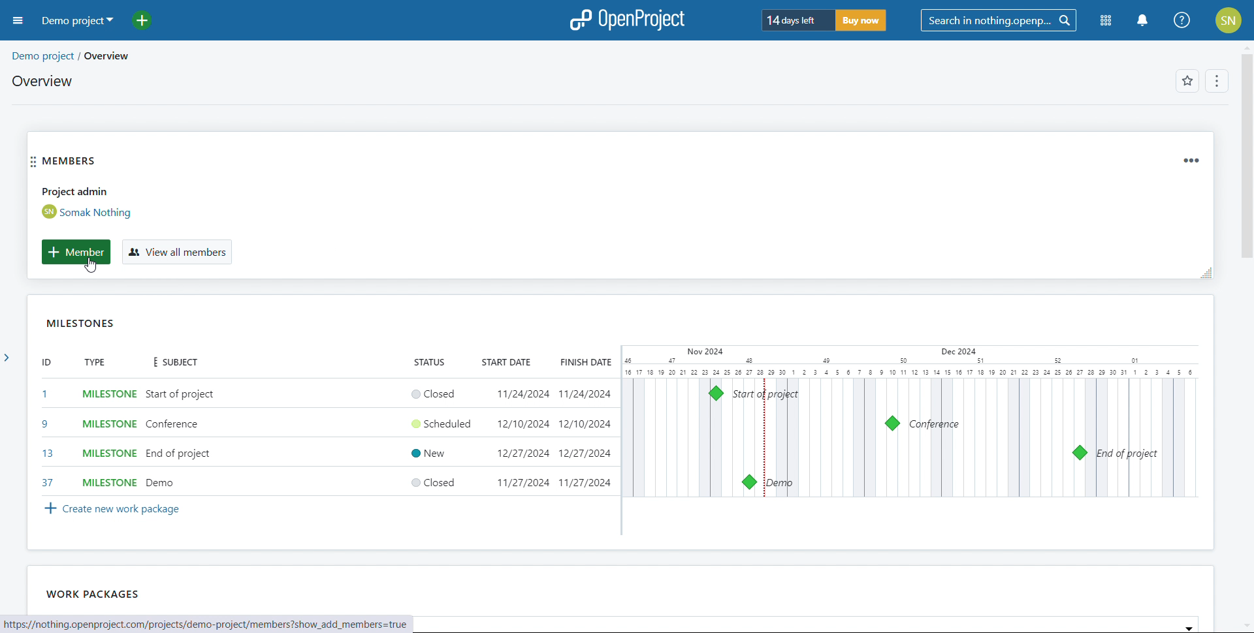  I want to click on Project admin, so click(76, 192).